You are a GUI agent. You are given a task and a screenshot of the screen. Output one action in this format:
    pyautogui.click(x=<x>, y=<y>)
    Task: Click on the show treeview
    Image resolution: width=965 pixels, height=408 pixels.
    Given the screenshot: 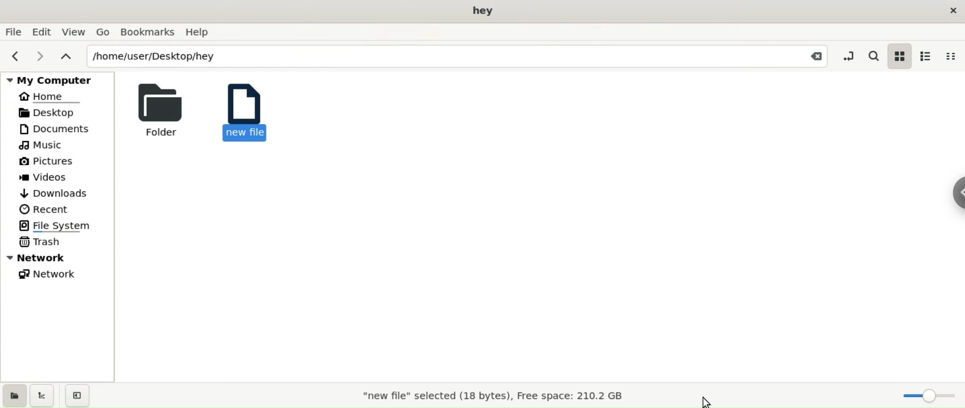 What is the action you would take?
    pyautogui.click(x=42, y=395)
    